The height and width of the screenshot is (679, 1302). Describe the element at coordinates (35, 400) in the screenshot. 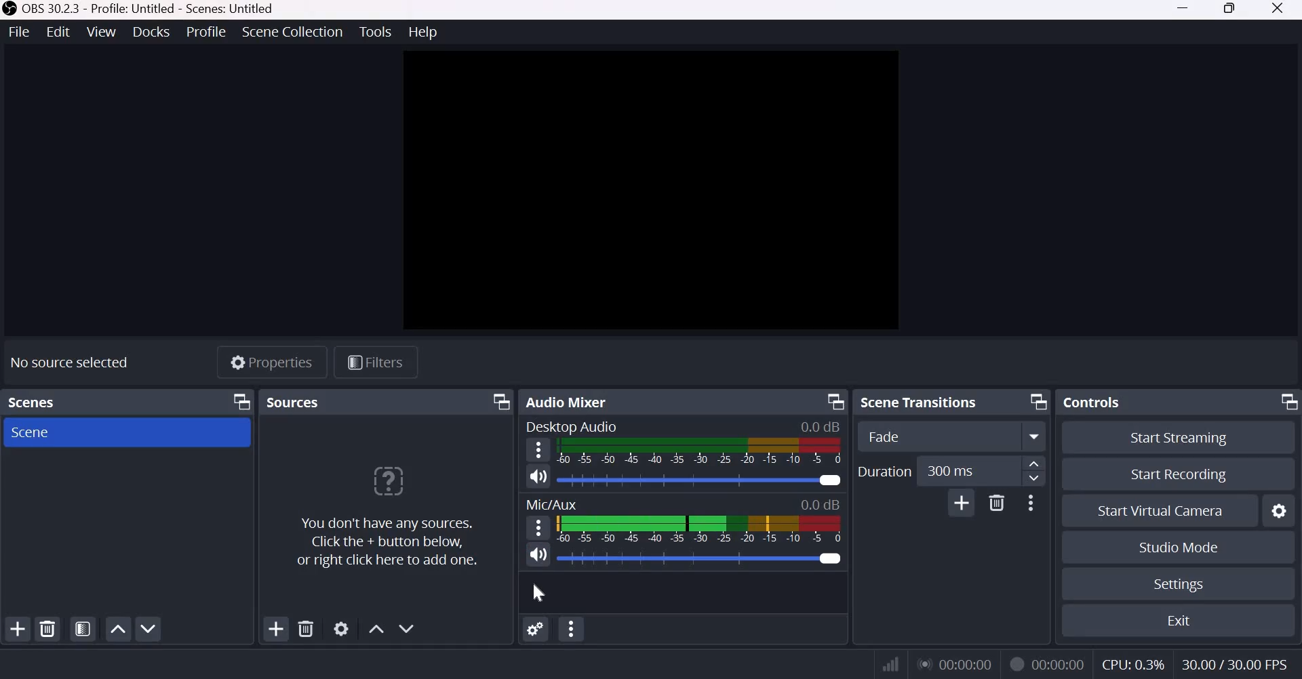

I see `Scenes` at that location.